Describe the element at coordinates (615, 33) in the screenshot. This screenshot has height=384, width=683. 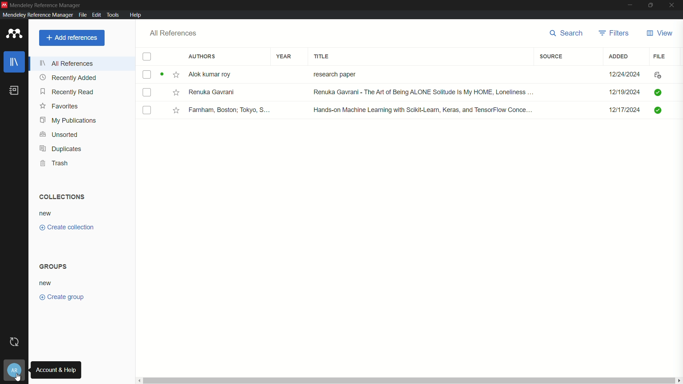
I see `filters` at that location.